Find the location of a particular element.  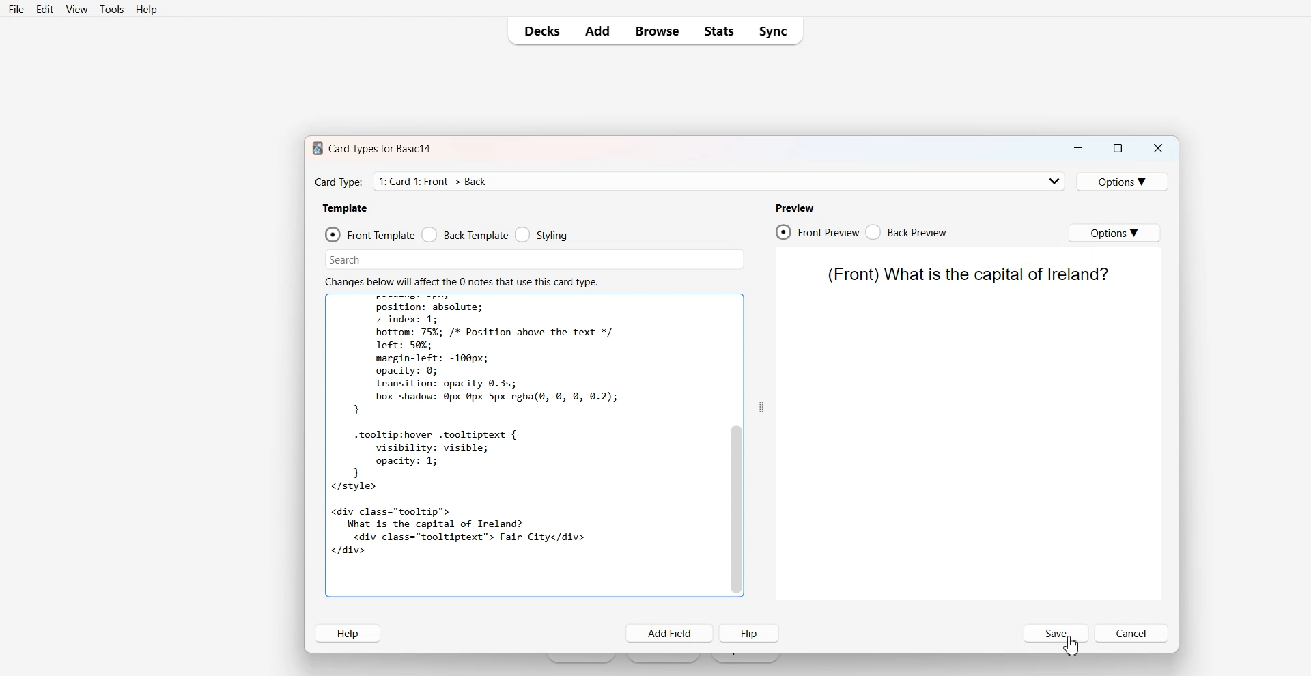

Options is located at coordinates (1123, 182).